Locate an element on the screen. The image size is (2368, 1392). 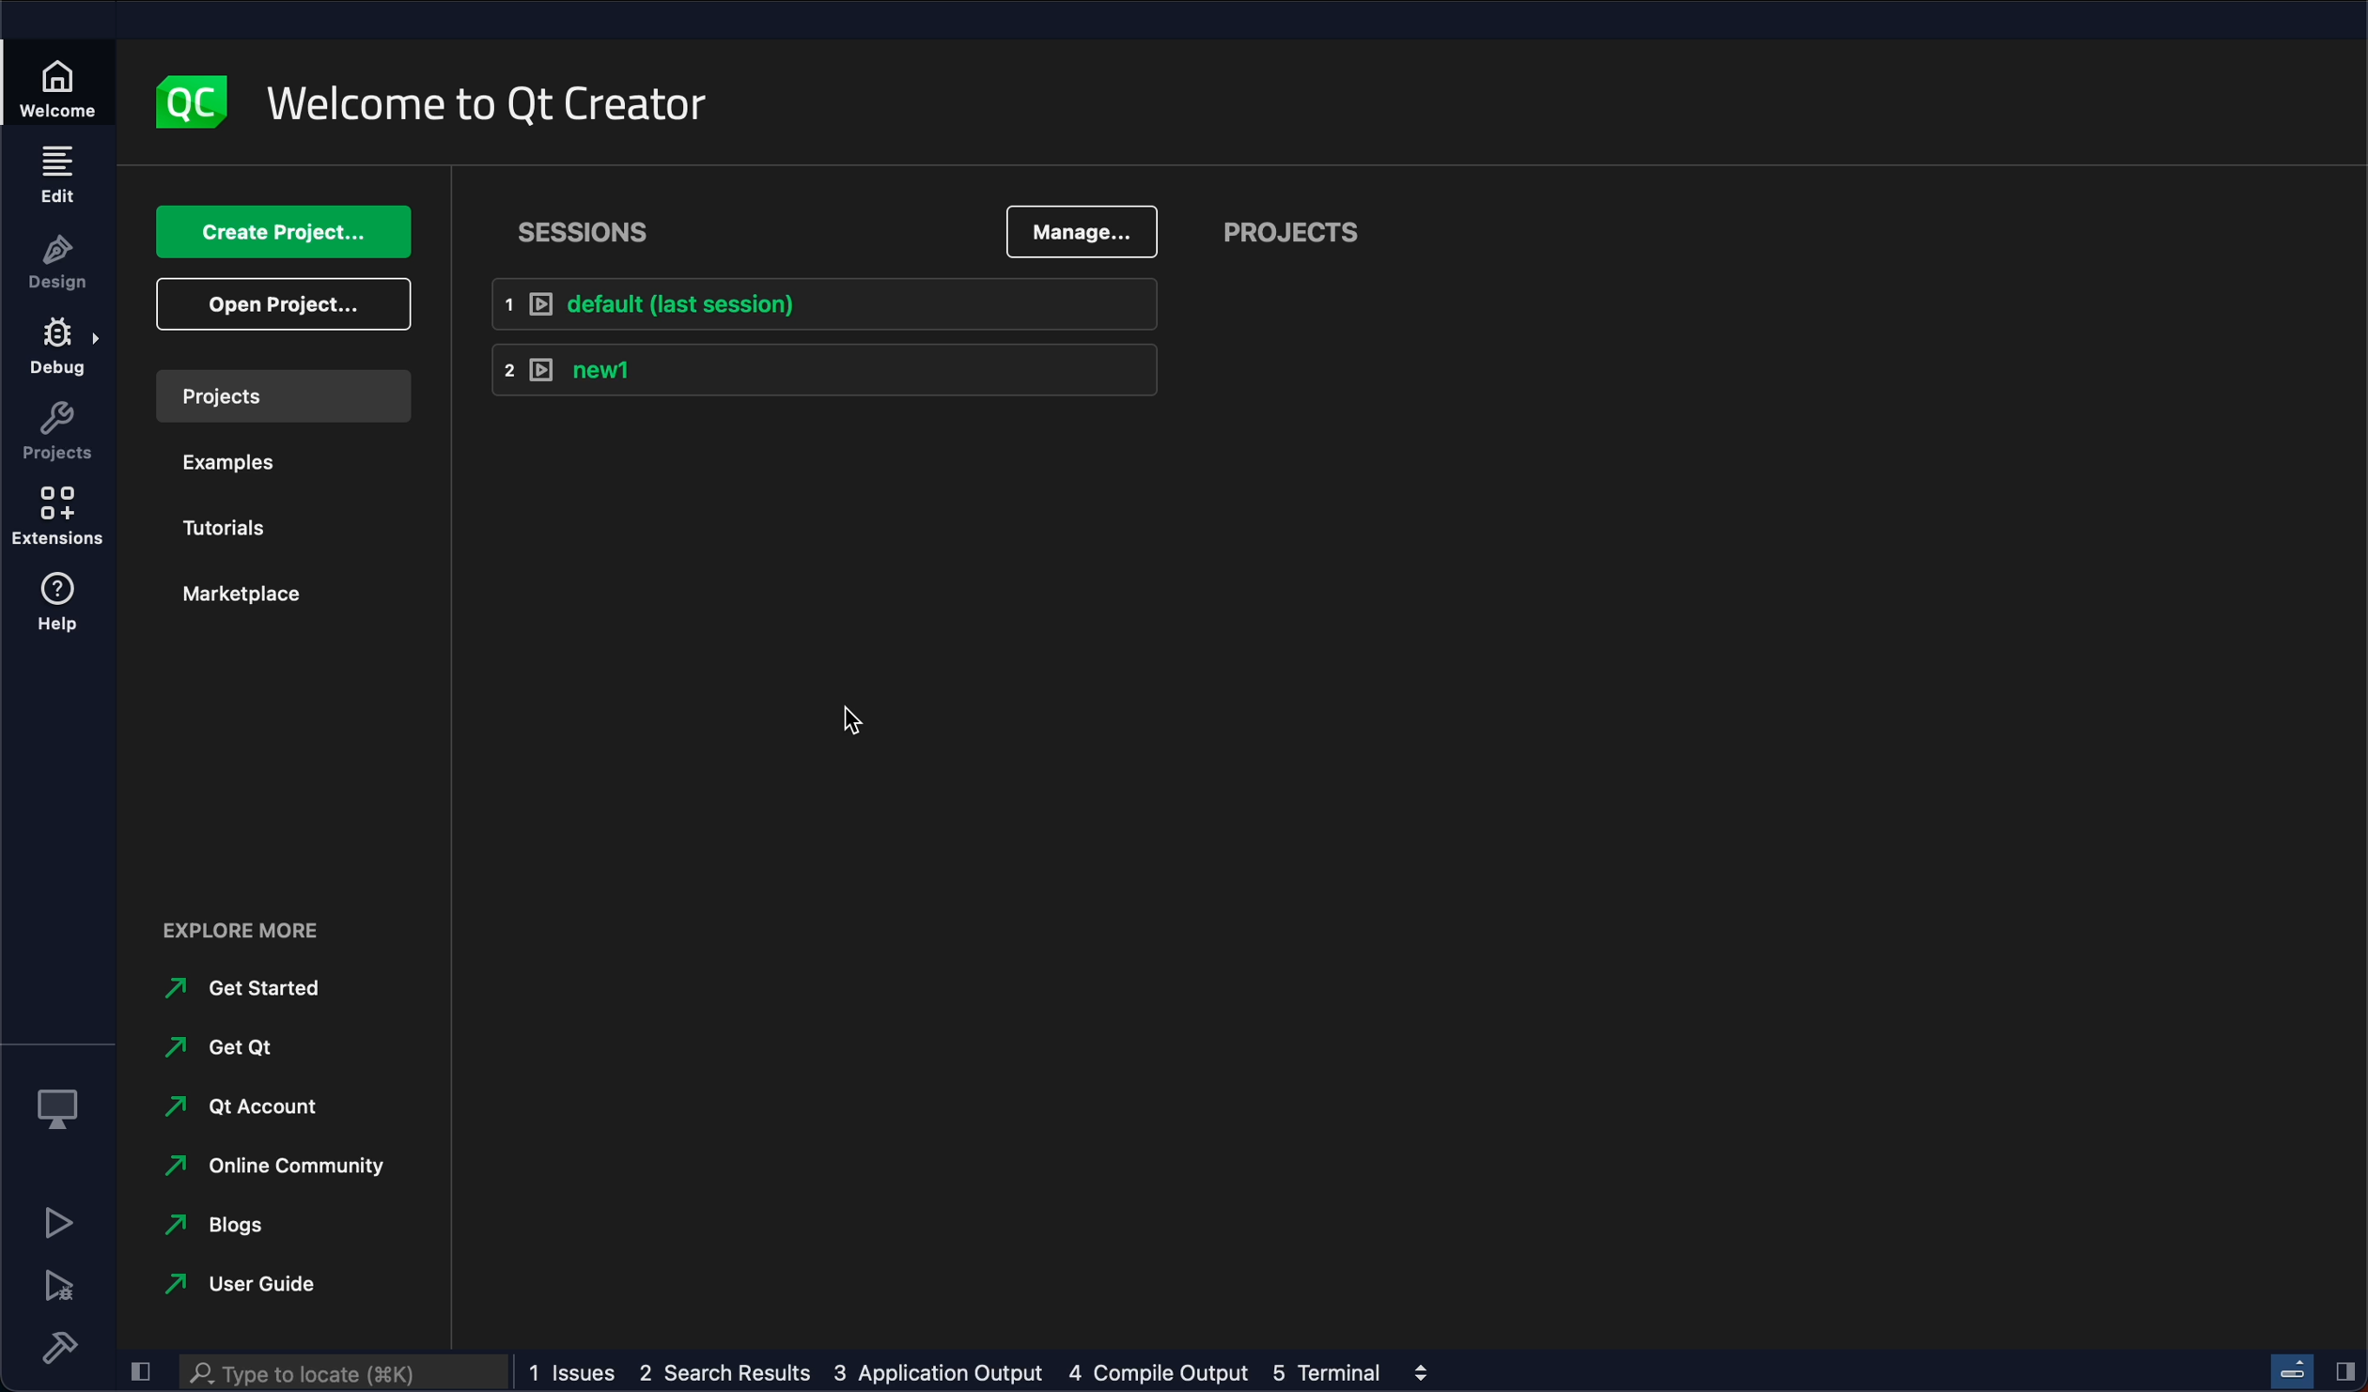
marketplace is located at coordinates (245, 603).